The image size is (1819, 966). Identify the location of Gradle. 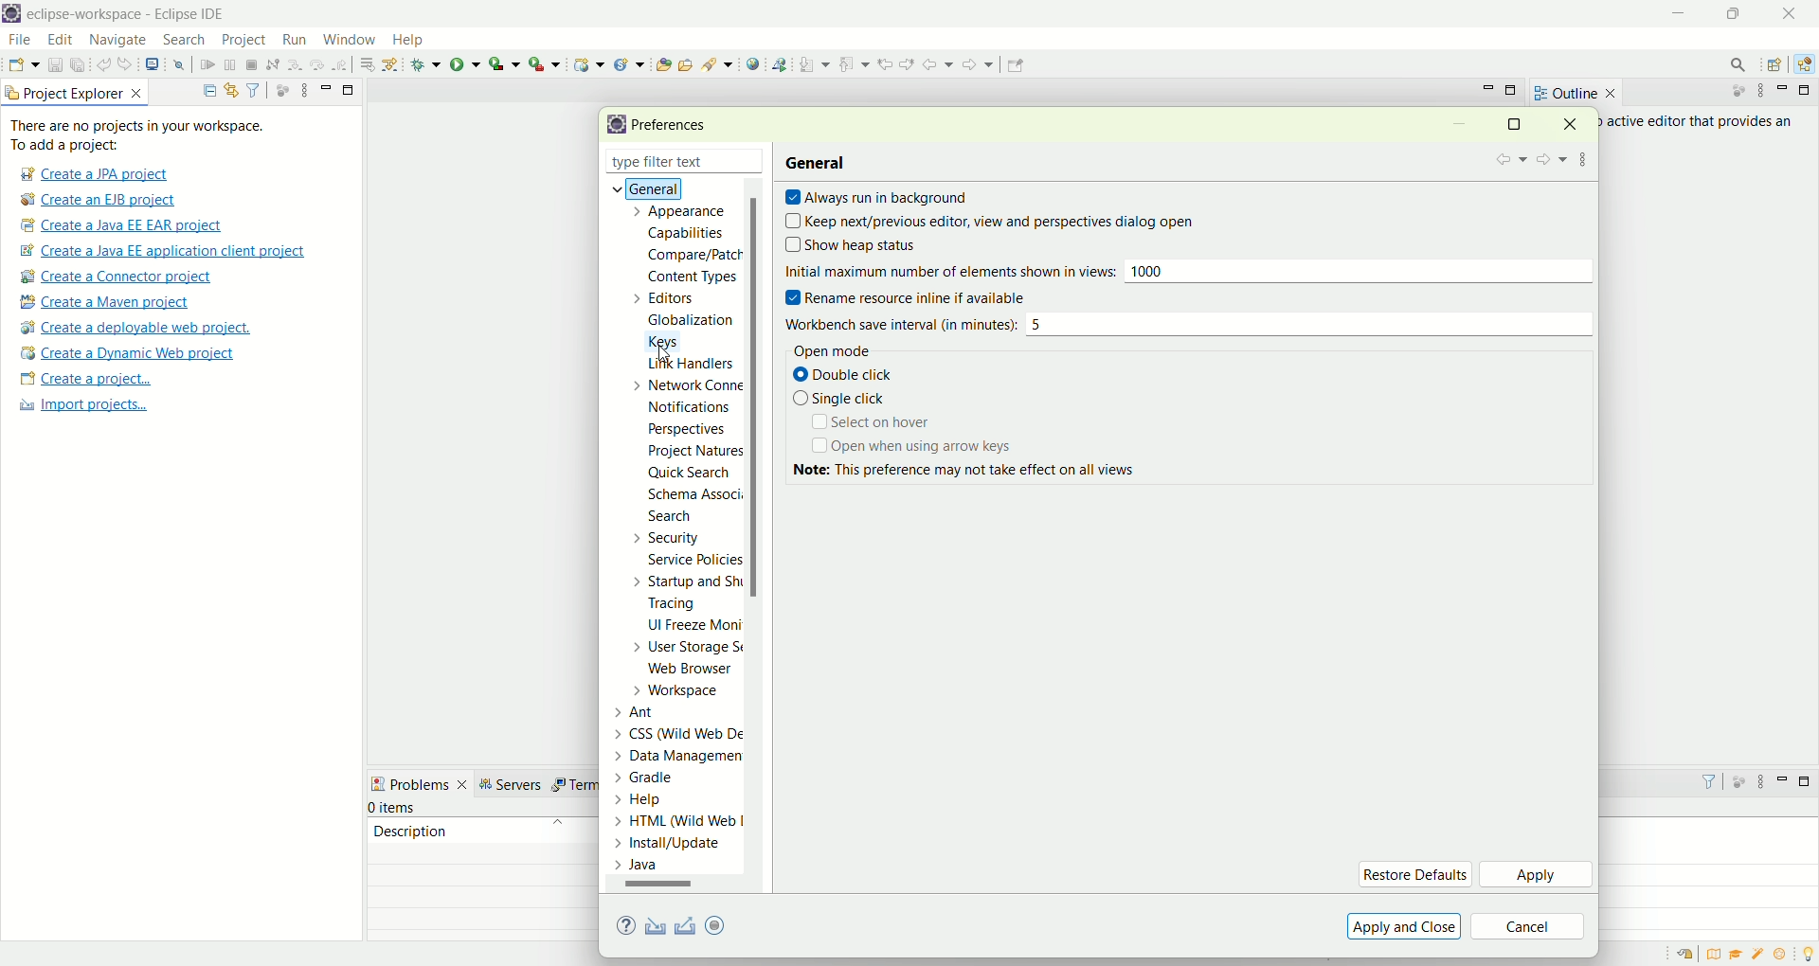
(662, 776).